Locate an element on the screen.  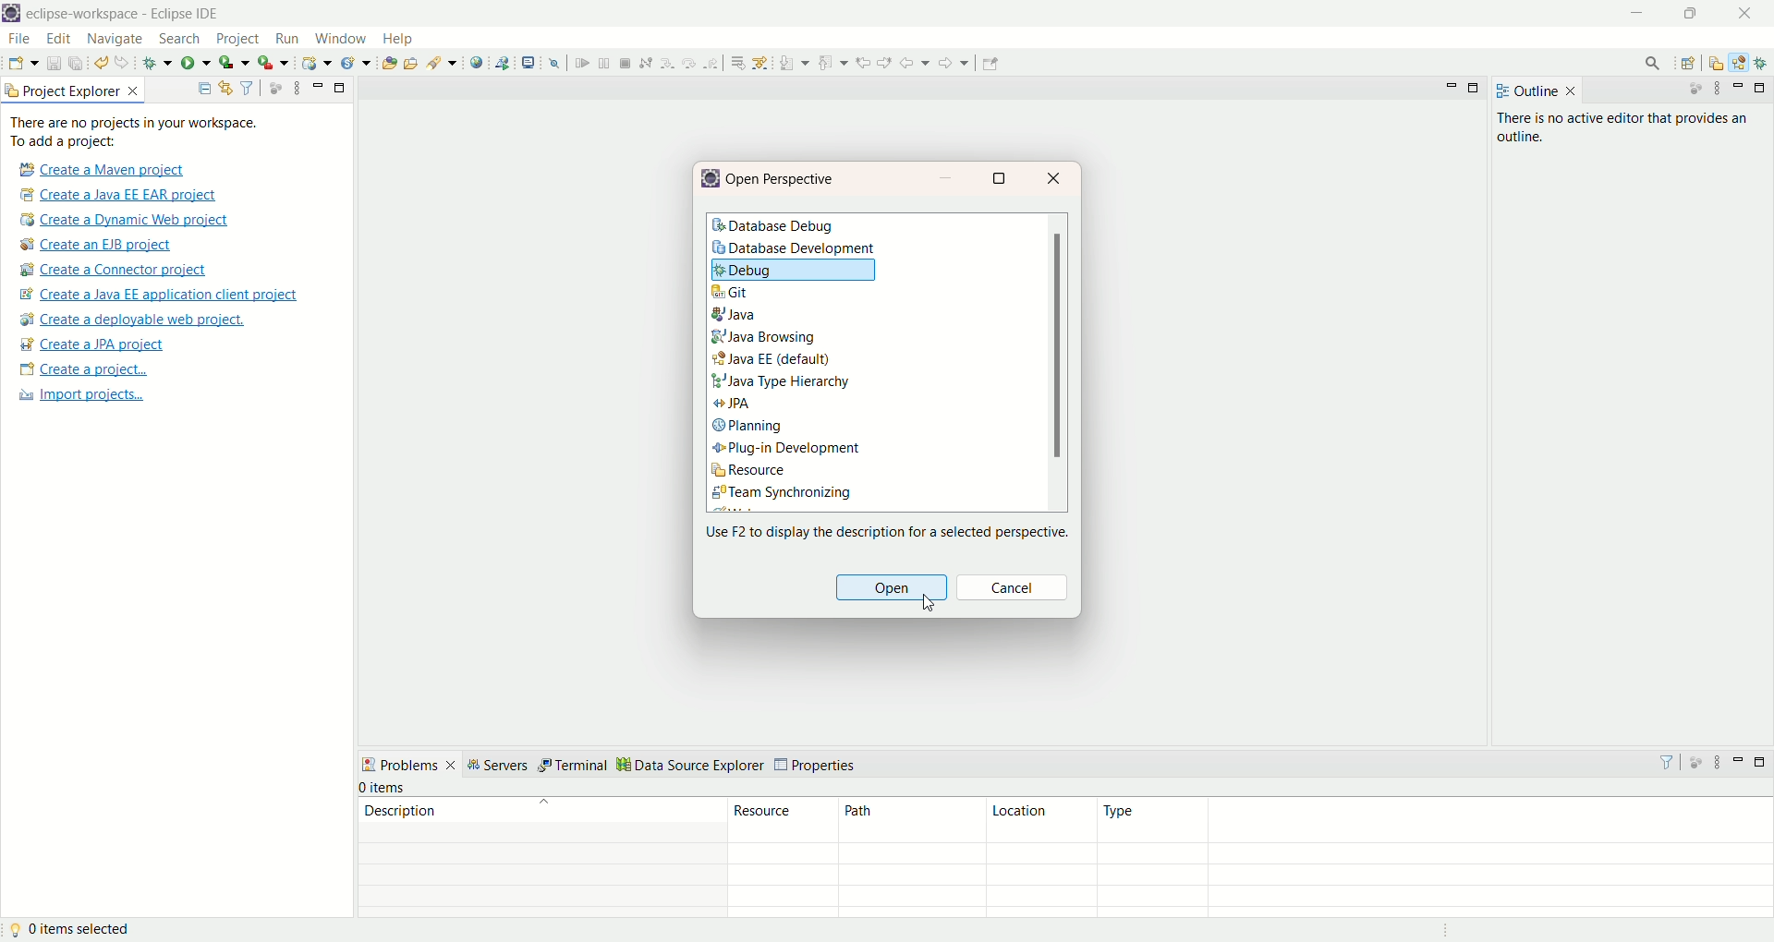
eclipse-workspace-Eclipse IDE is located at coordinates (126, 16).